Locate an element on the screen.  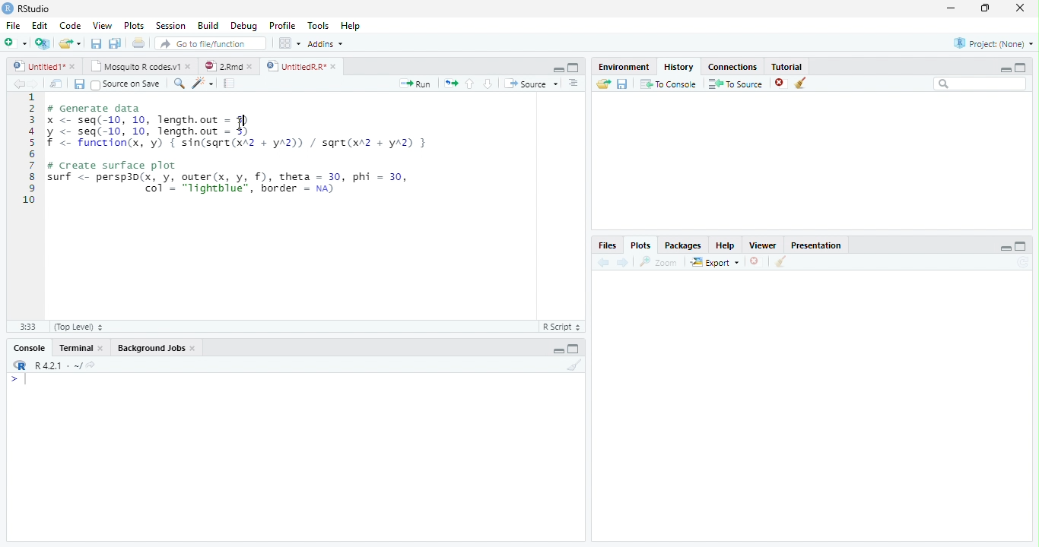
2.Rmd is located at coordinates (222, 65).